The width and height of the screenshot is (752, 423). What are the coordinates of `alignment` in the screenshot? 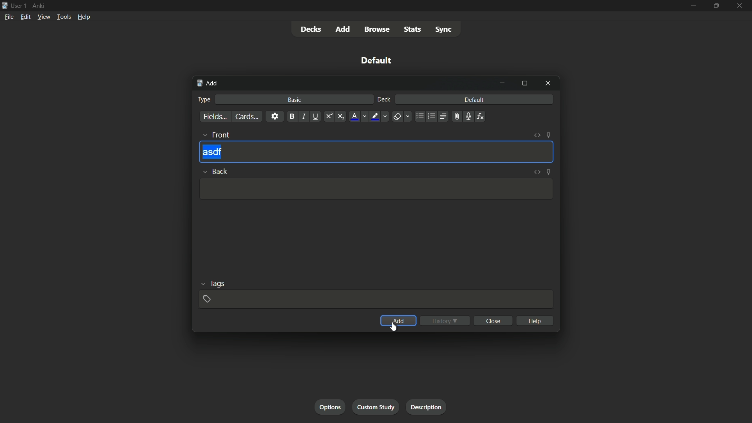 It's located at (444, 116).